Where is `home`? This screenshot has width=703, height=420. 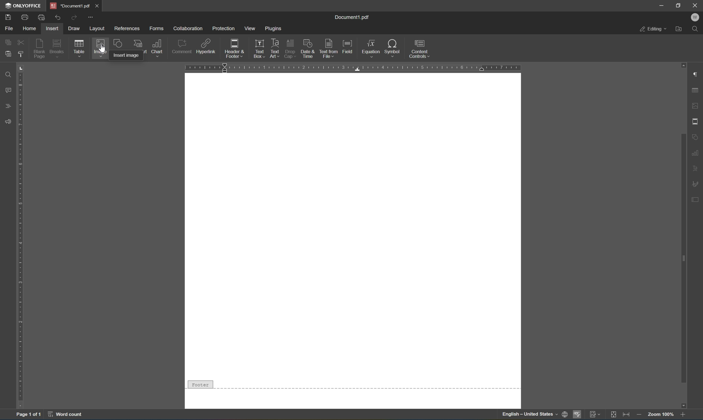
home is located at coordinates (28, 29).